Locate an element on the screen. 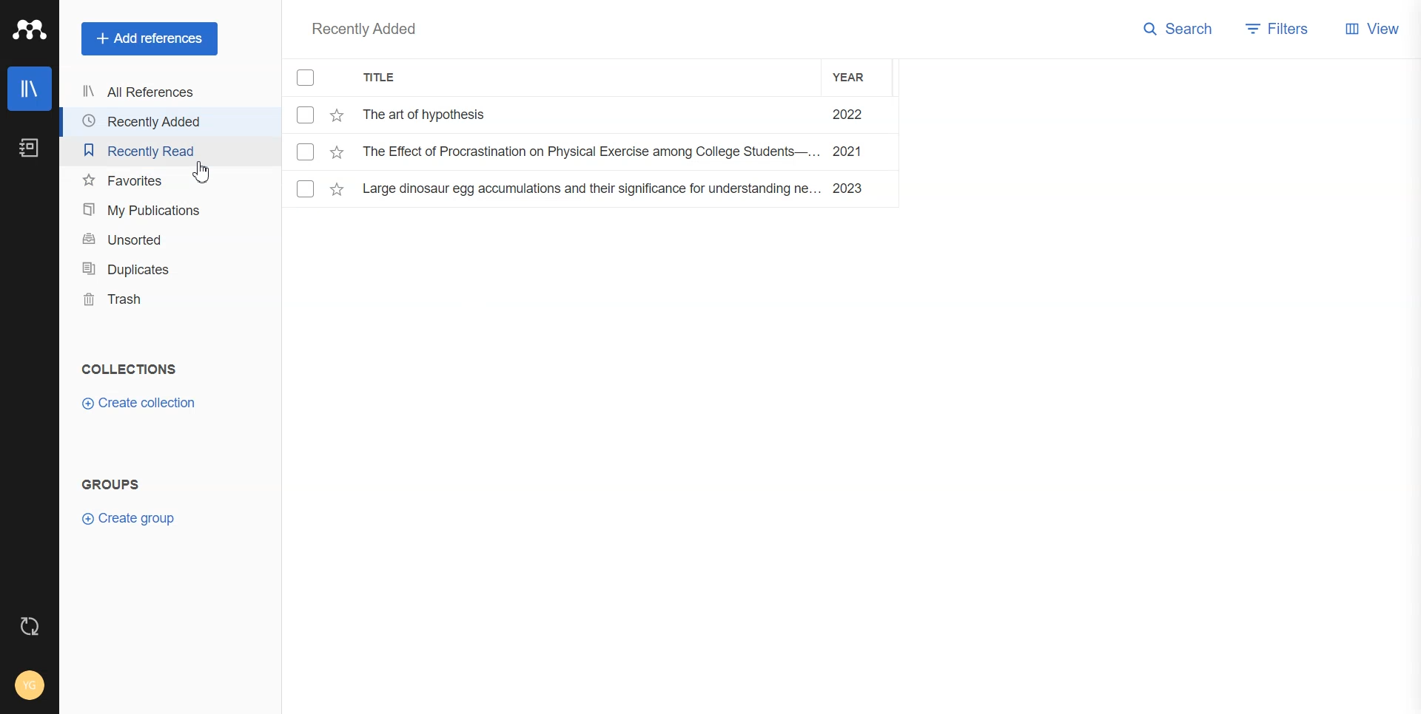 Image resolution: width=1421 pixels, height=714 pixels. Filter is located at coordinates (1279, 30).